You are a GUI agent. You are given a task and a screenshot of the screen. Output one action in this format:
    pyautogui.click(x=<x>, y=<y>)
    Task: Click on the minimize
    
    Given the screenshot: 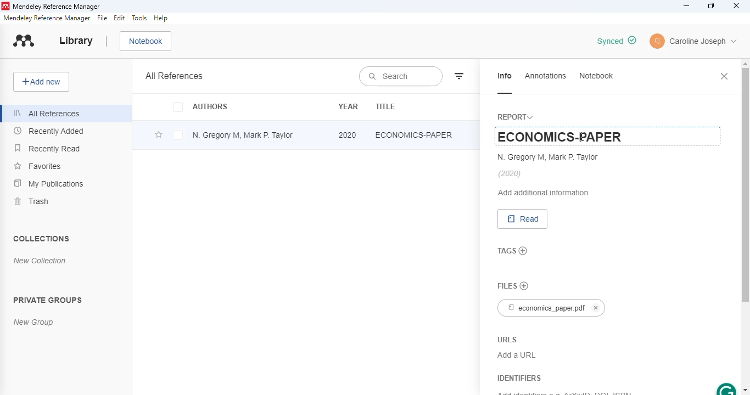 What is the action you would take?
    pyautogui.click(x=687, y=6)
    